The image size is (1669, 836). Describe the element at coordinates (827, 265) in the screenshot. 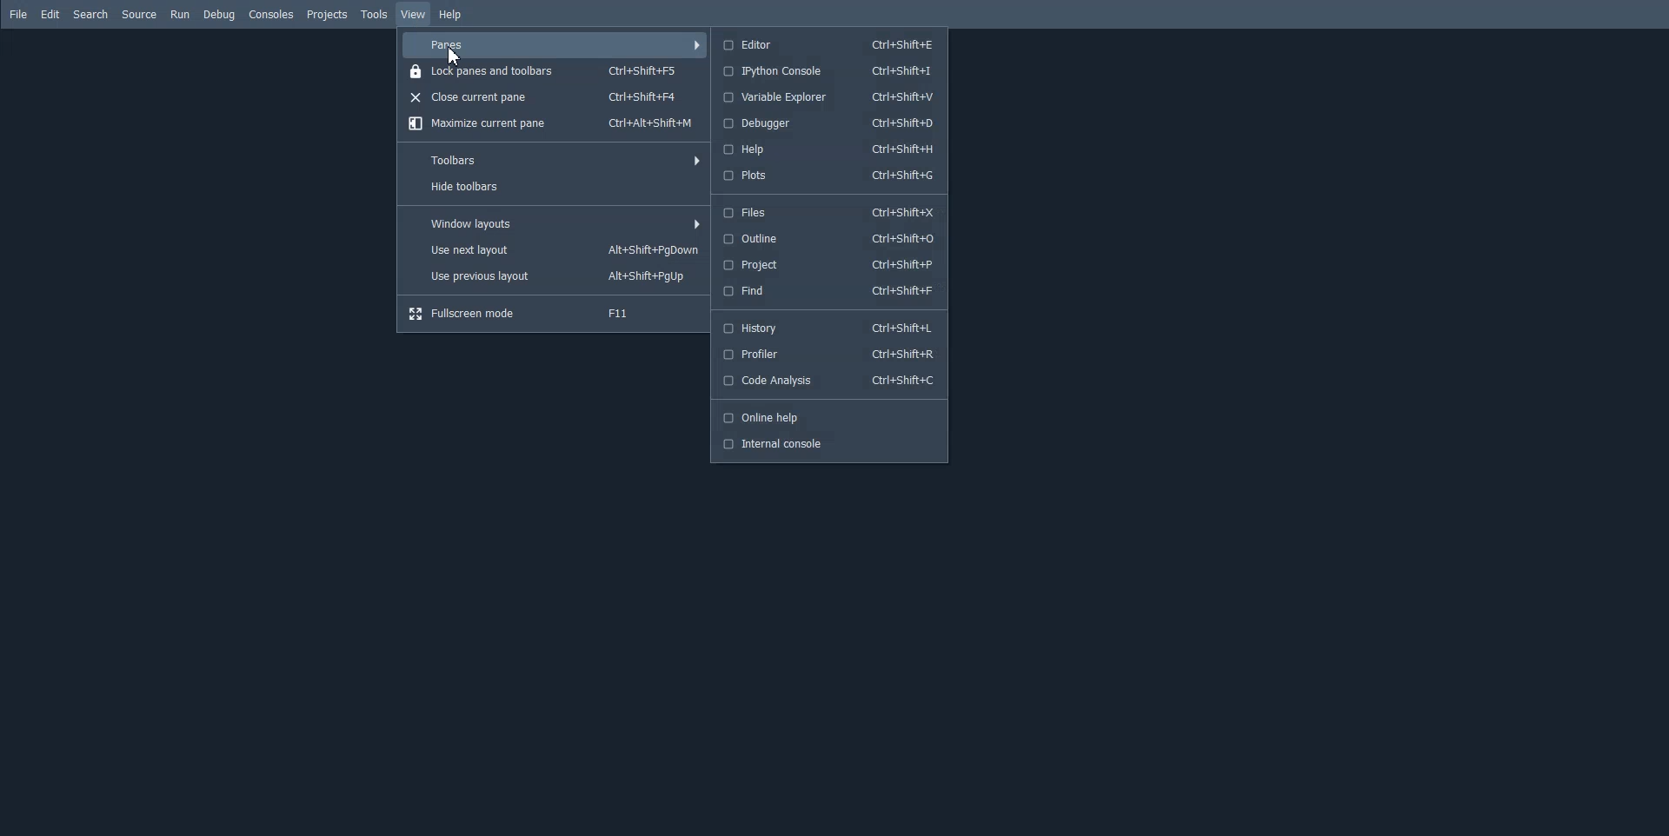

I see `Project` at that location.